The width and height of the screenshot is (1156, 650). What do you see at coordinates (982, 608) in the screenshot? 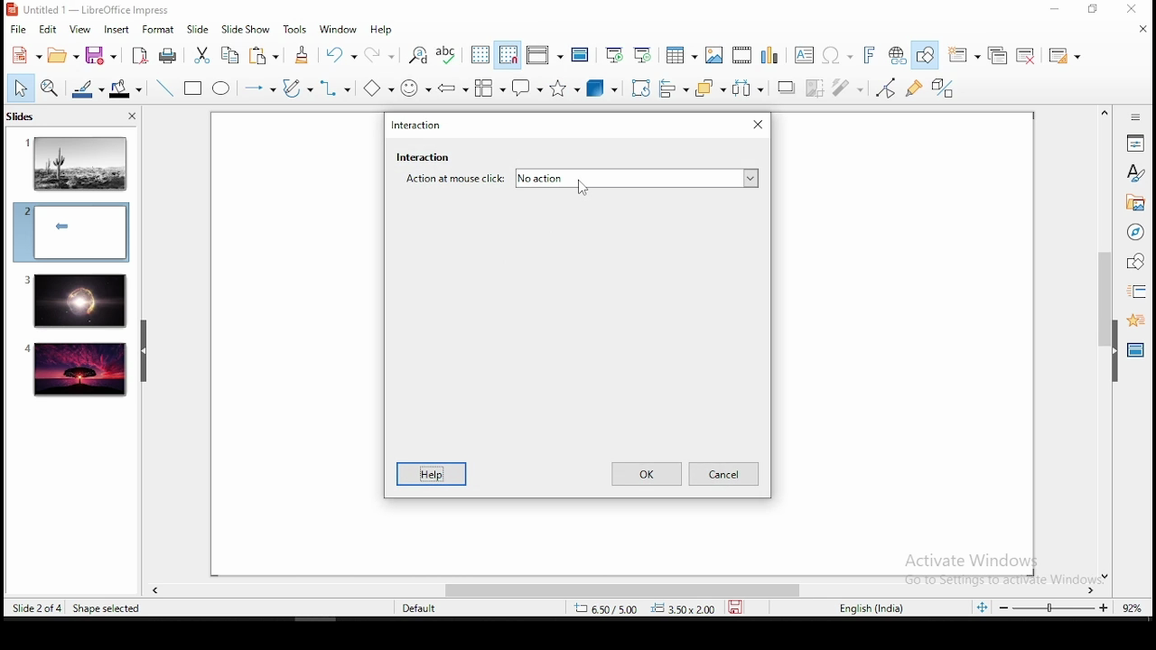
I see `fit to screen` at bounding box center [982, 608].